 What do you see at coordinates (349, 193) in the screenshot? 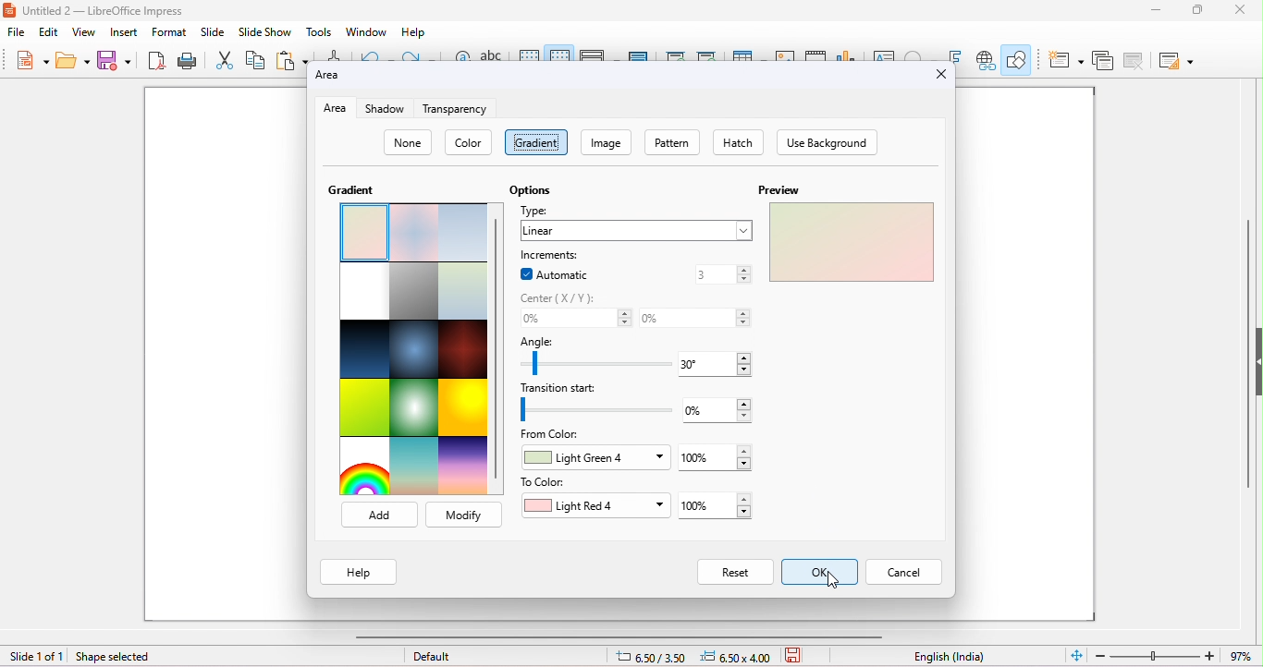
I see `gradient` at bounding box center [349, 193].